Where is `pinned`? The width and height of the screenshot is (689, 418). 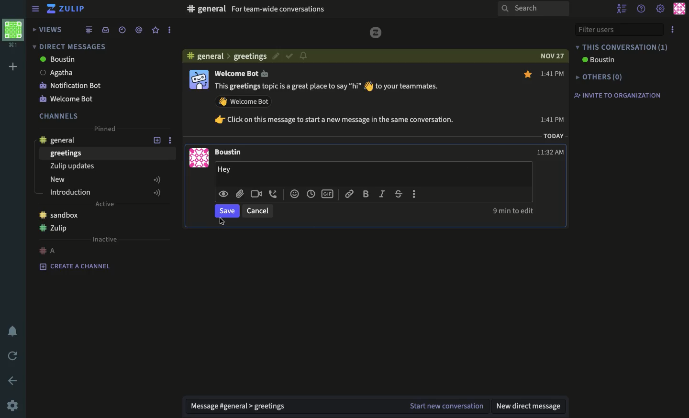 pinned is located at coordinates (106, 129).